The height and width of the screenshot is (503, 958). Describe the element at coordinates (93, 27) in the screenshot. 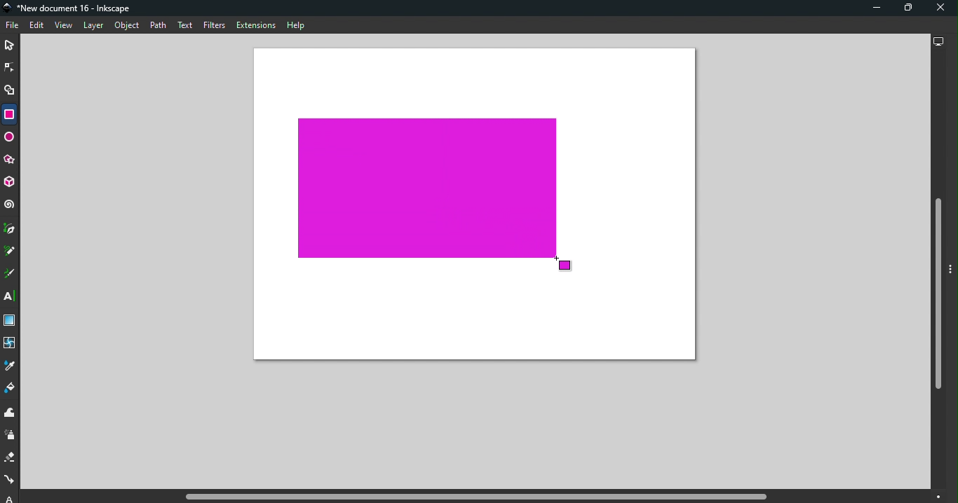

I see `Layer` at that location.